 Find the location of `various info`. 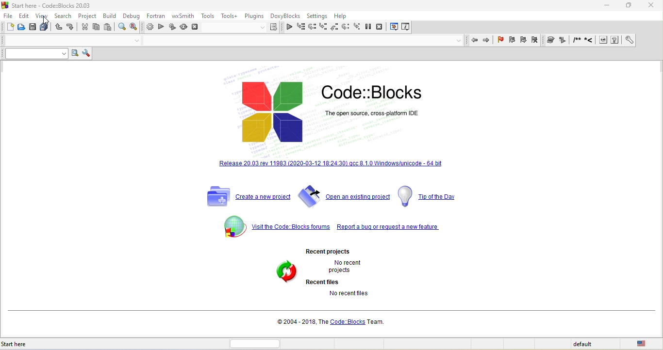

various info is located at coordinates (407, 27).